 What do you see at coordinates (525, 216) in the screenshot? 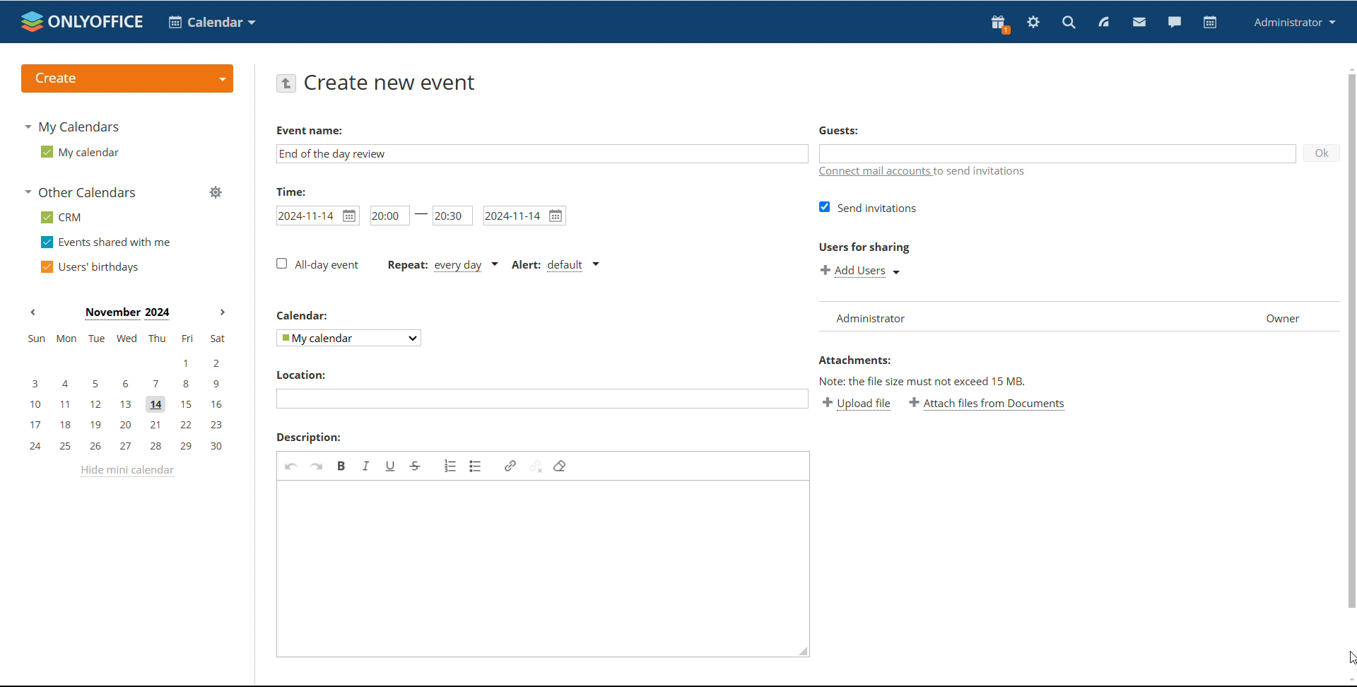
I see `set end date` at bounding box center [525, 216].